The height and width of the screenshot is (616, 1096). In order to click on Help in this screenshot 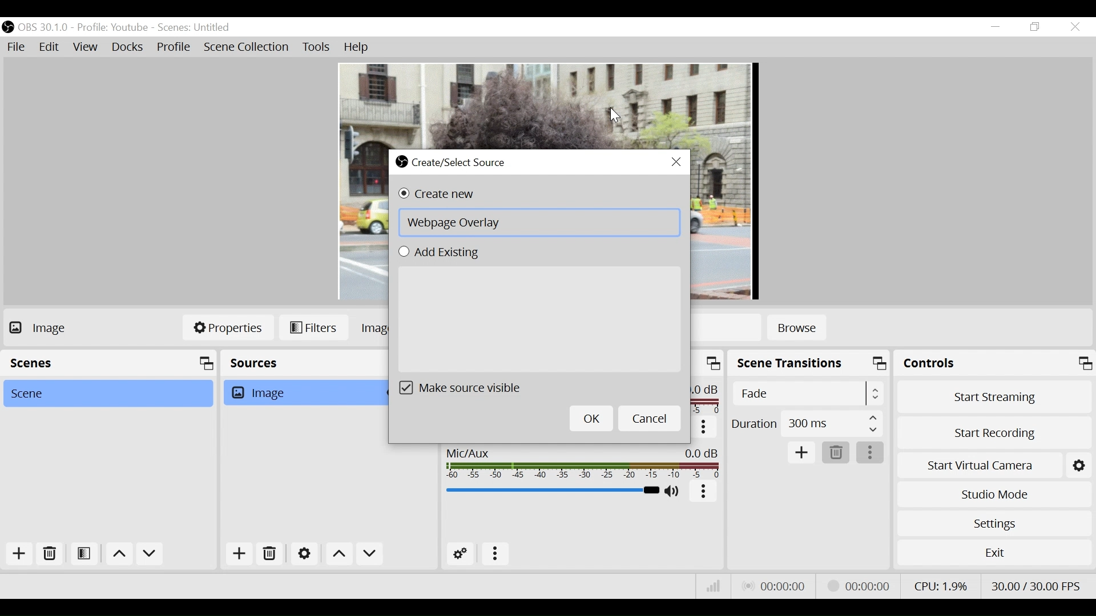, I will do `click(357, 47)`.